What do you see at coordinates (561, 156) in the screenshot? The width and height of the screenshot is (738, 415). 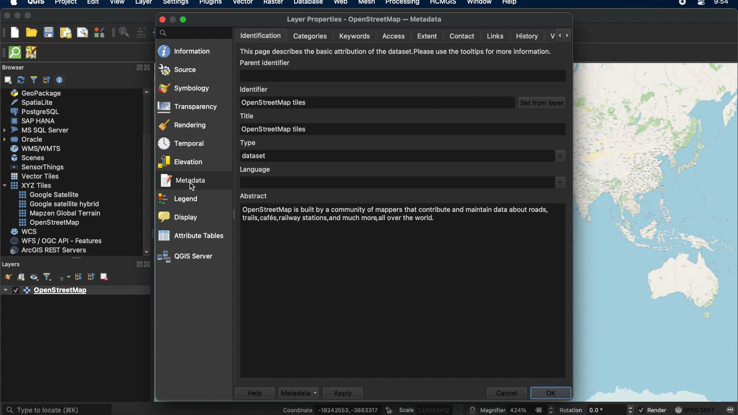 I see `dropdown menu` at bounding box center [561, 156].